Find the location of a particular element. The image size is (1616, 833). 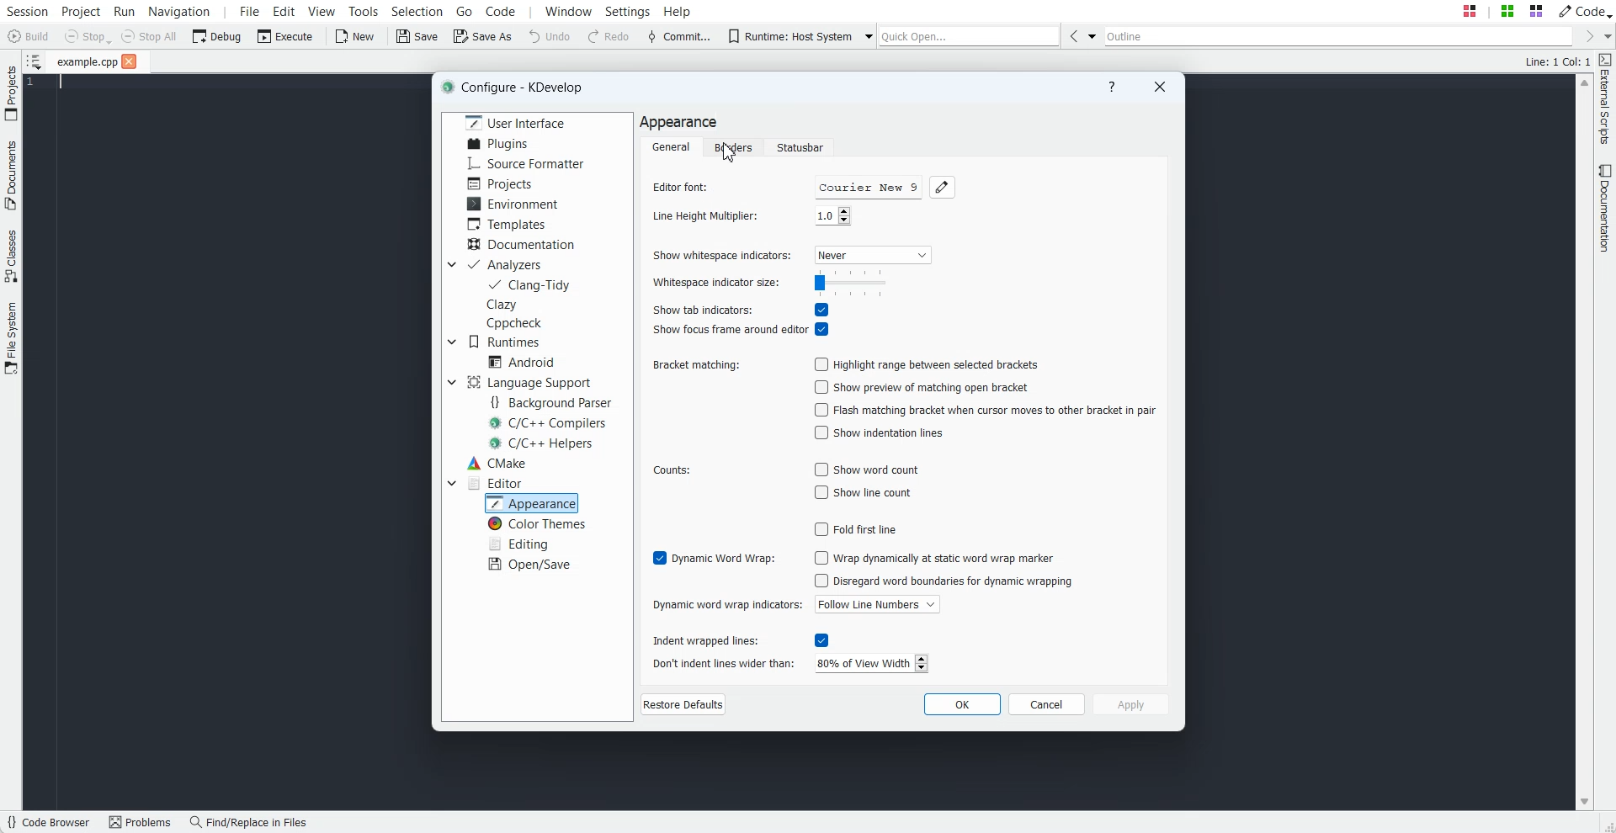

number input field is located at coordinates (871, 664).